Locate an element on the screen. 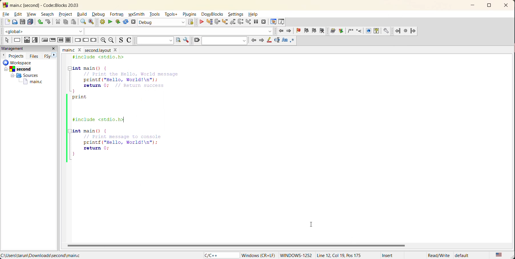 This screenshot has width=515, height=259. zoom in is located at coordinates (103, 40).